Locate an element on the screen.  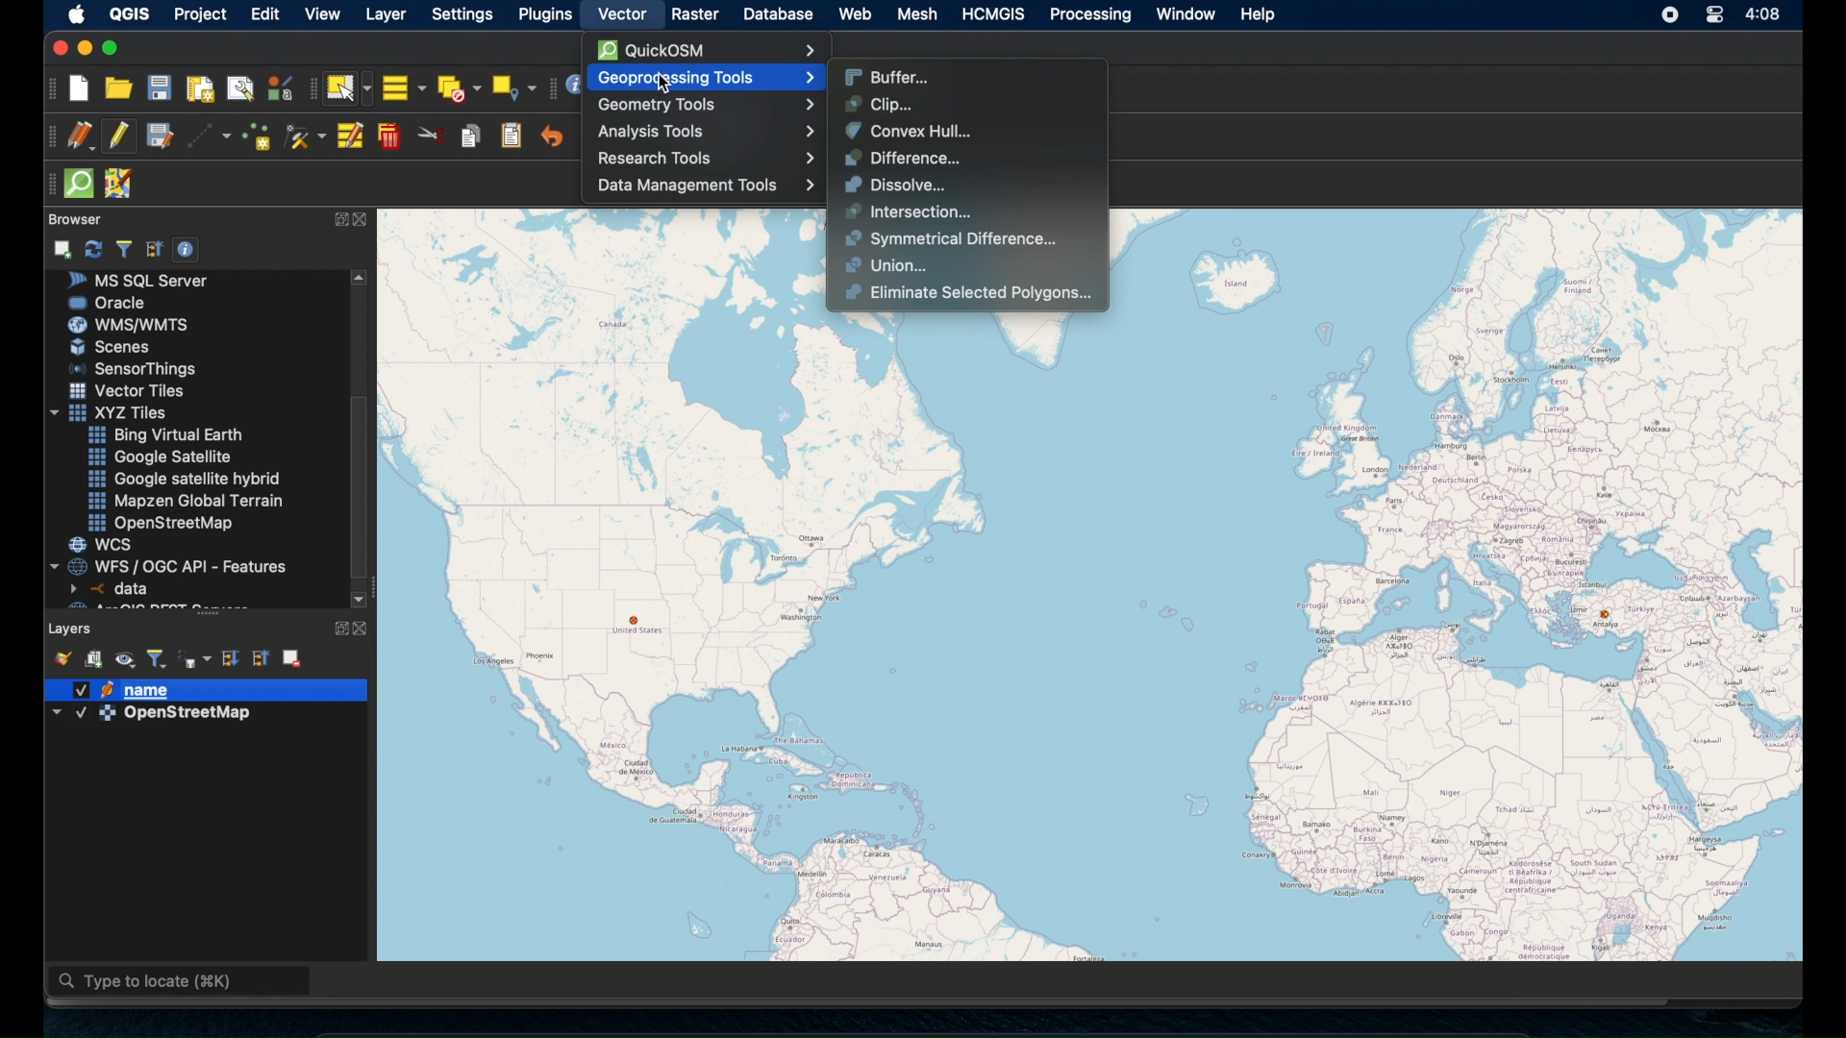
open print layout is located at coordinates (200, 91).